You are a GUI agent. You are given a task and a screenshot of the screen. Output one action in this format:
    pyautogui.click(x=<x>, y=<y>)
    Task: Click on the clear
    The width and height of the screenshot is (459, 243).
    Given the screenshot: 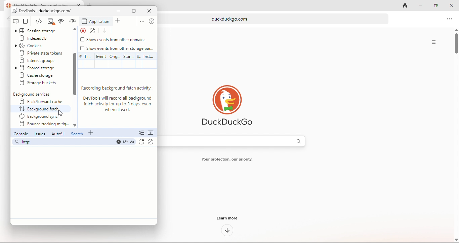 What is the action you would take?
    pyautogui.click(x=151, y=142)
    